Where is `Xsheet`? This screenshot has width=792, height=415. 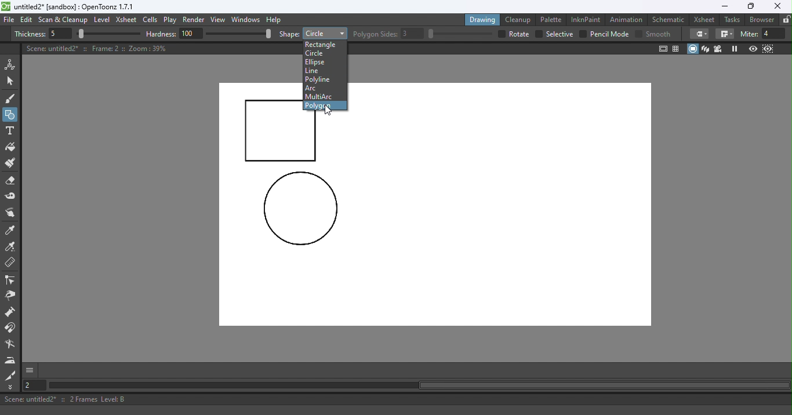
Xsheet is located at coordinates (706, 19).